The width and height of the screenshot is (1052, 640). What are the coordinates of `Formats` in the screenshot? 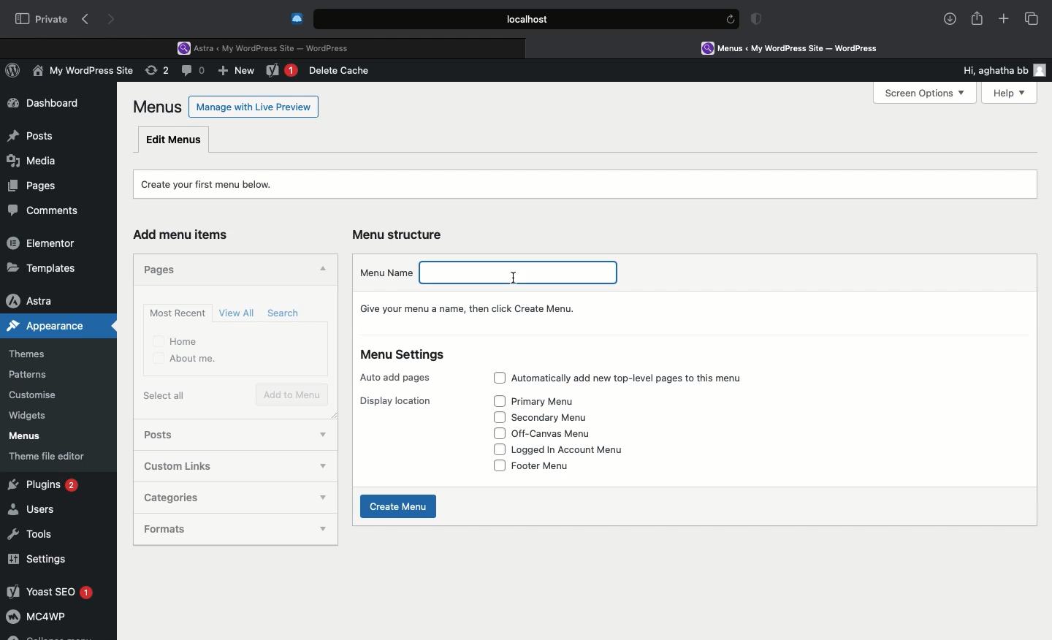 It's located at (208, 530).